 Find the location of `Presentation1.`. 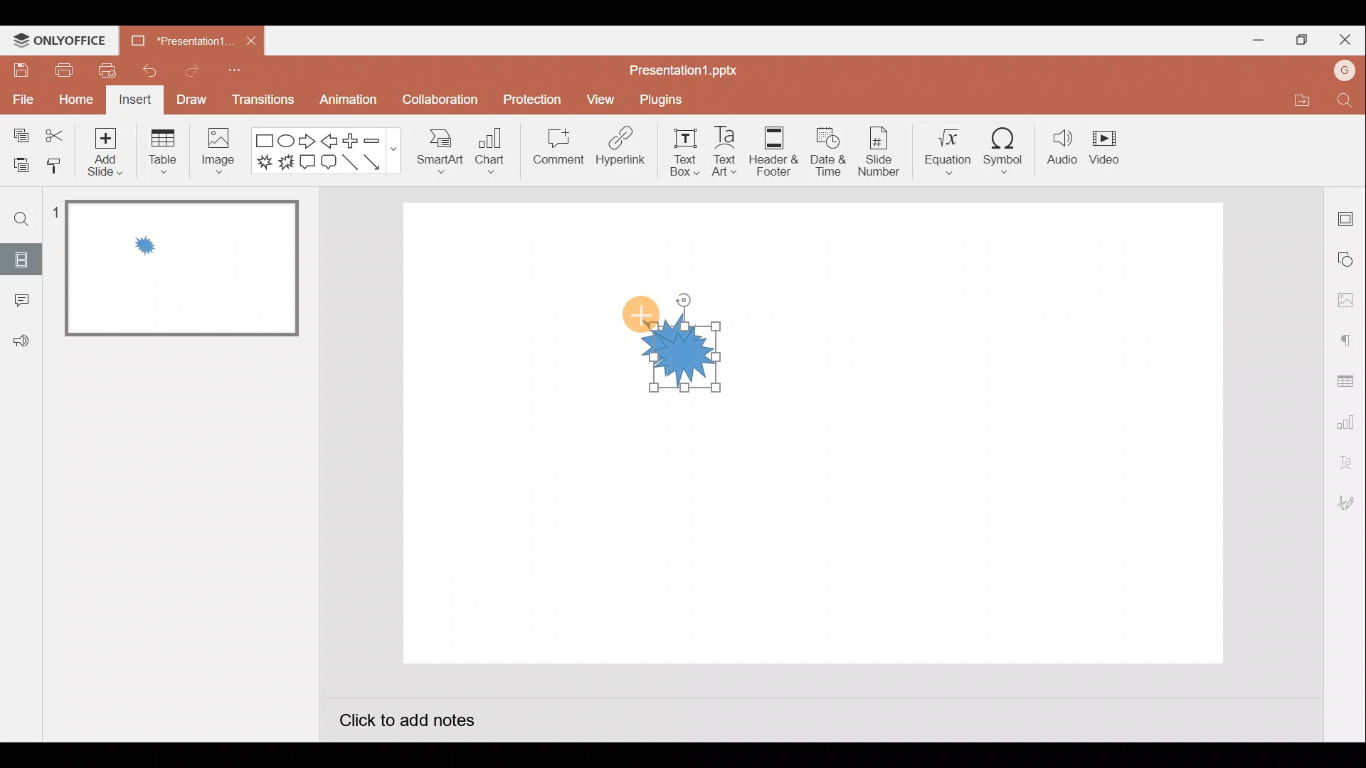

Presentation1. is located at coordinates (178, 38).